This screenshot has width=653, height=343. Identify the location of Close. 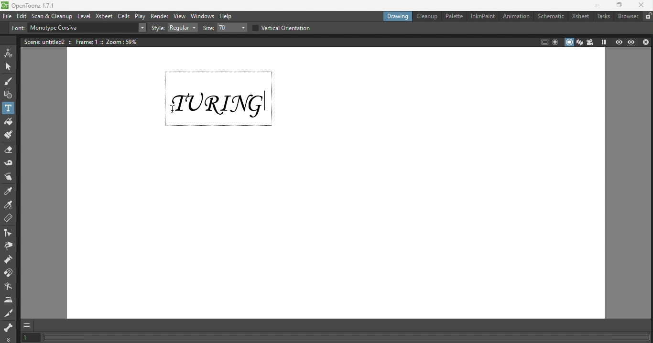
(642, 6).